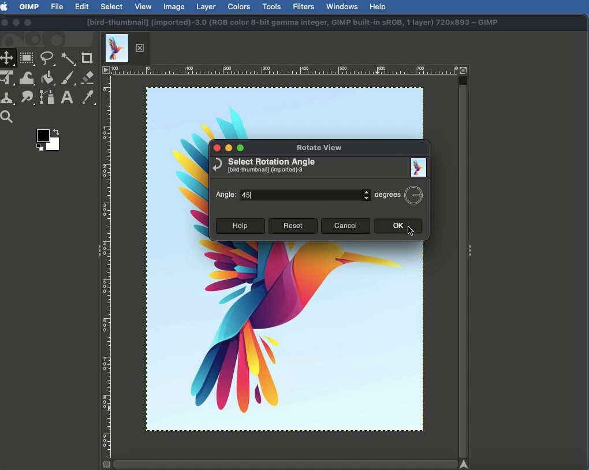  I want to click on Warp transformation, so click(28, 78).